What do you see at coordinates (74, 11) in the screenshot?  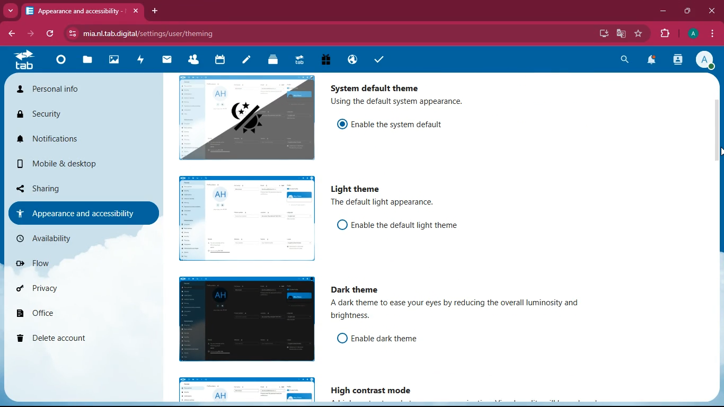 I see `tab` at bounding box center [74, 11].